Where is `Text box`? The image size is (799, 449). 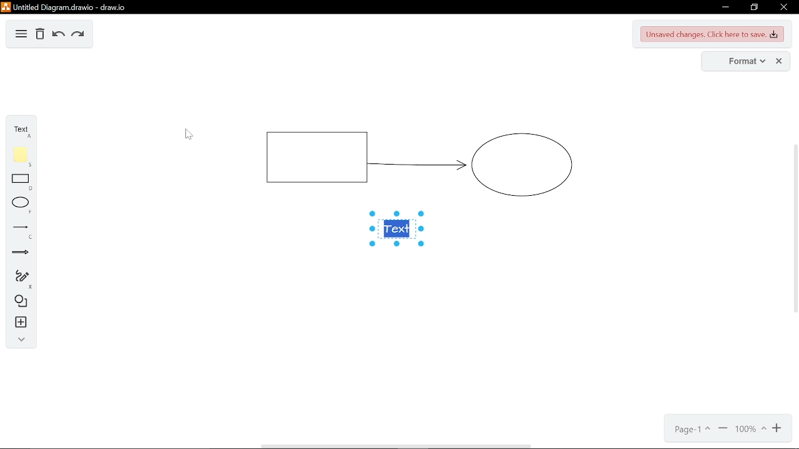
Text box is located at coordinates (398, 230).